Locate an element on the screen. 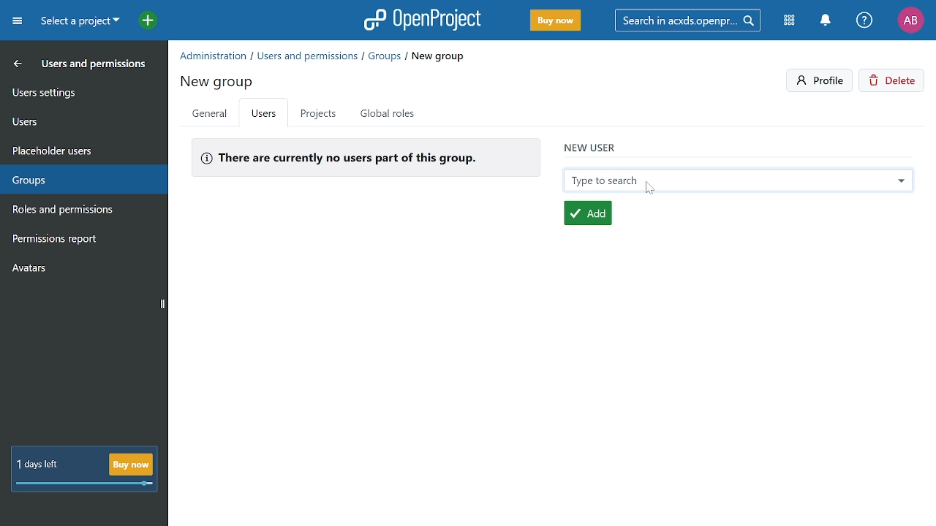 This screenshot has height=526, width=936. Current project is located at coordinates (78, 23).